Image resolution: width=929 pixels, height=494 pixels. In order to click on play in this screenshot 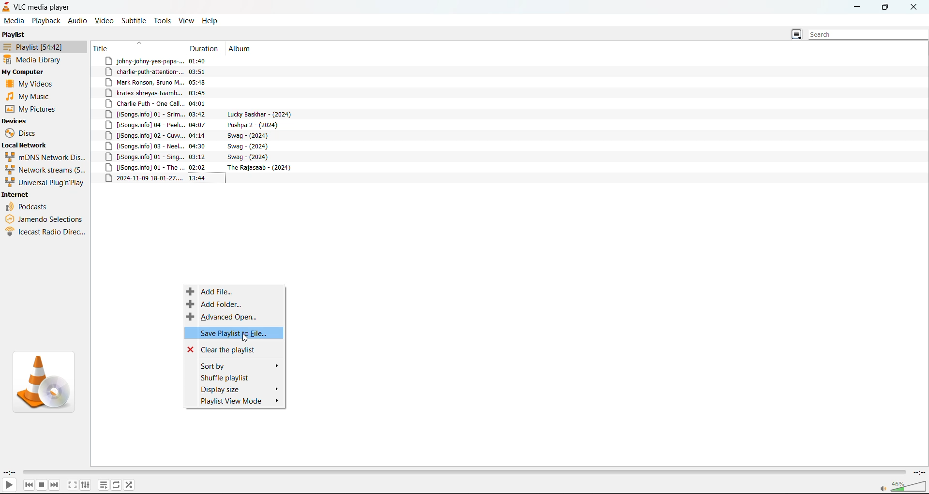, I will do `click(11, 484)`.